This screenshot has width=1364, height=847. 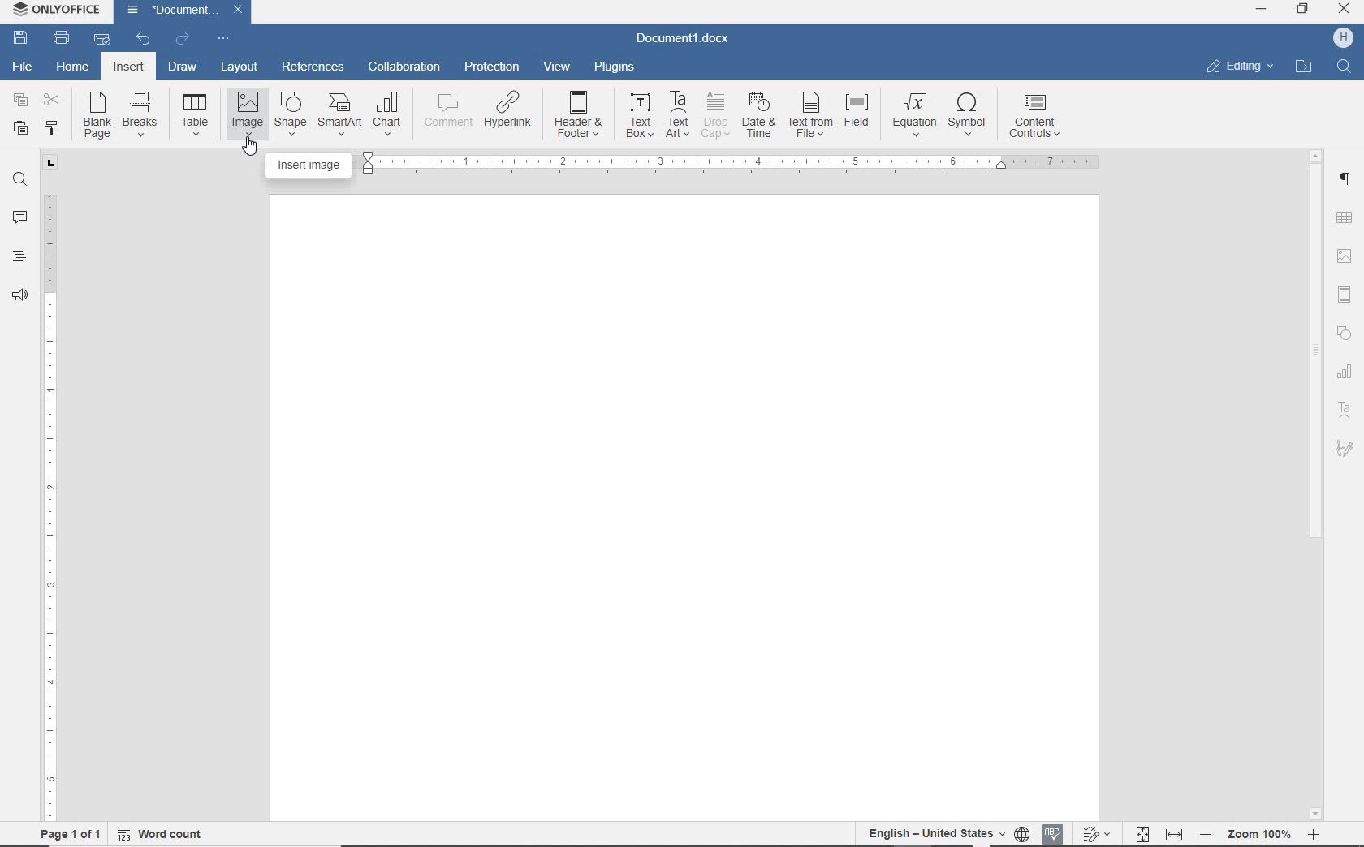 What do you see at coordinates (935, 835) in the screenshot?
I see `English- United States(text language)` at bounding box center [935, 835].